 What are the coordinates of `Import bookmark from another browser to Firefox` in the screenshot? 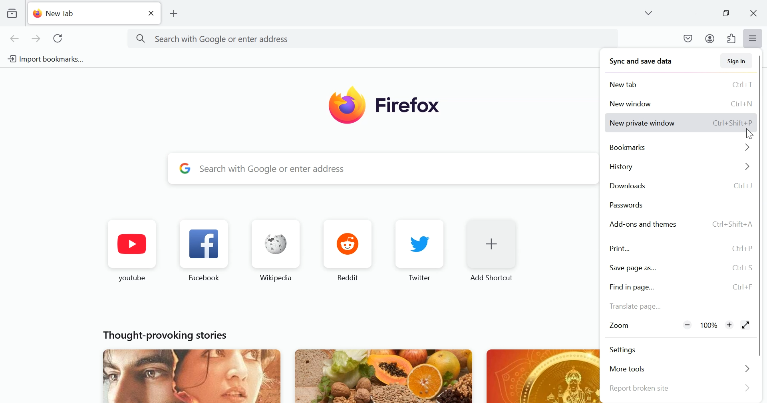 It's located at (52, 58).